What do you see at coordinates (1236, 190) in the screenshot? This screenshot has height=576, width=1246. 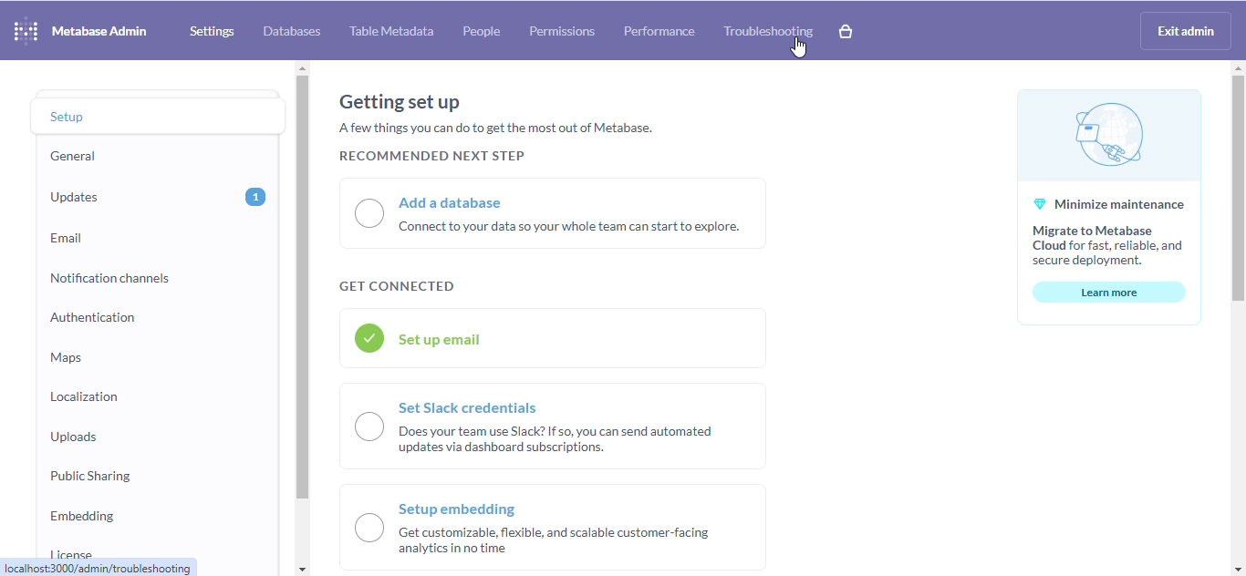 I see `vertical scroll bar` at bounding box center [1236, 190].